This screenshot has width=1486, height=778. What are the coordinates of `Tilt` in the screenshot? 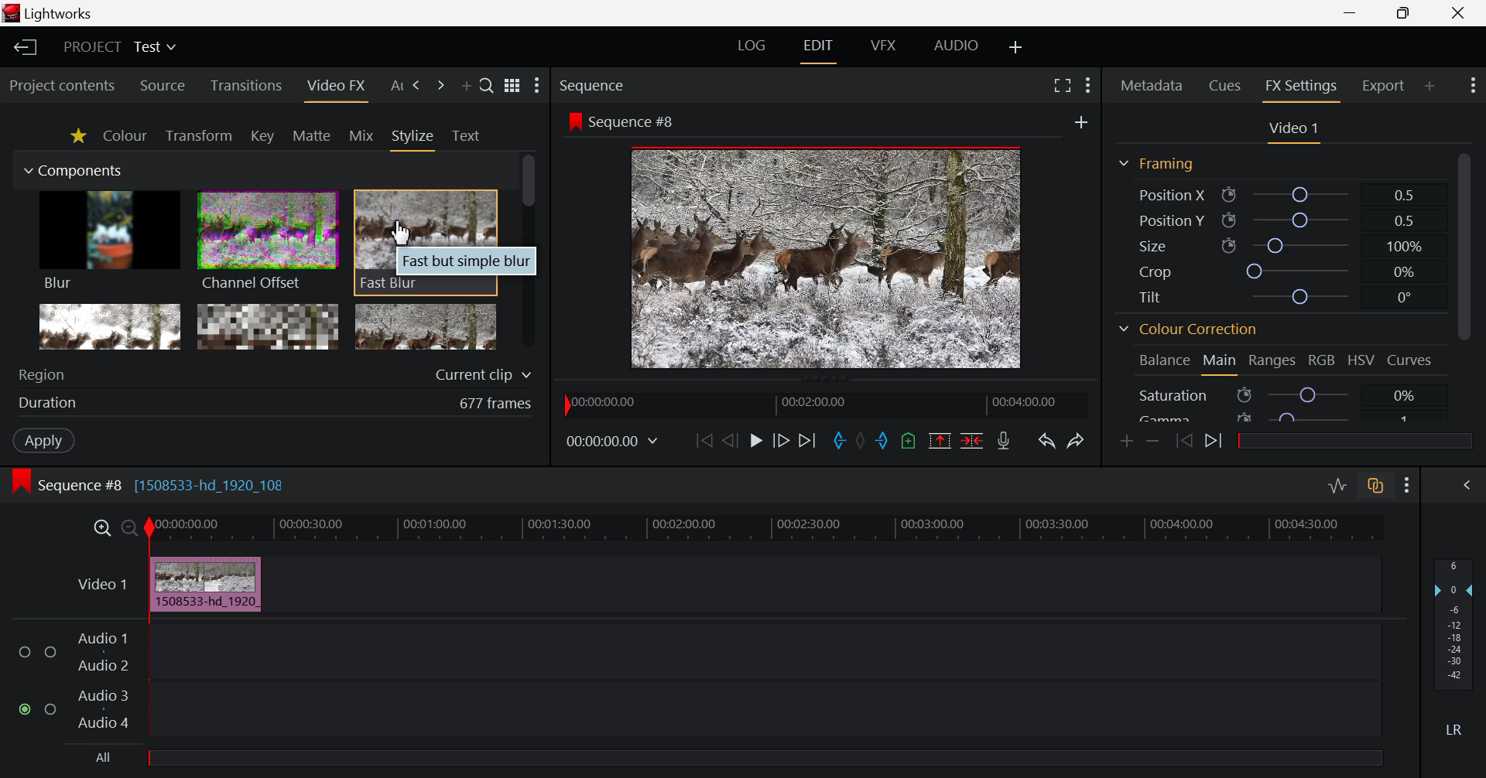 It's located at (1281, 295).